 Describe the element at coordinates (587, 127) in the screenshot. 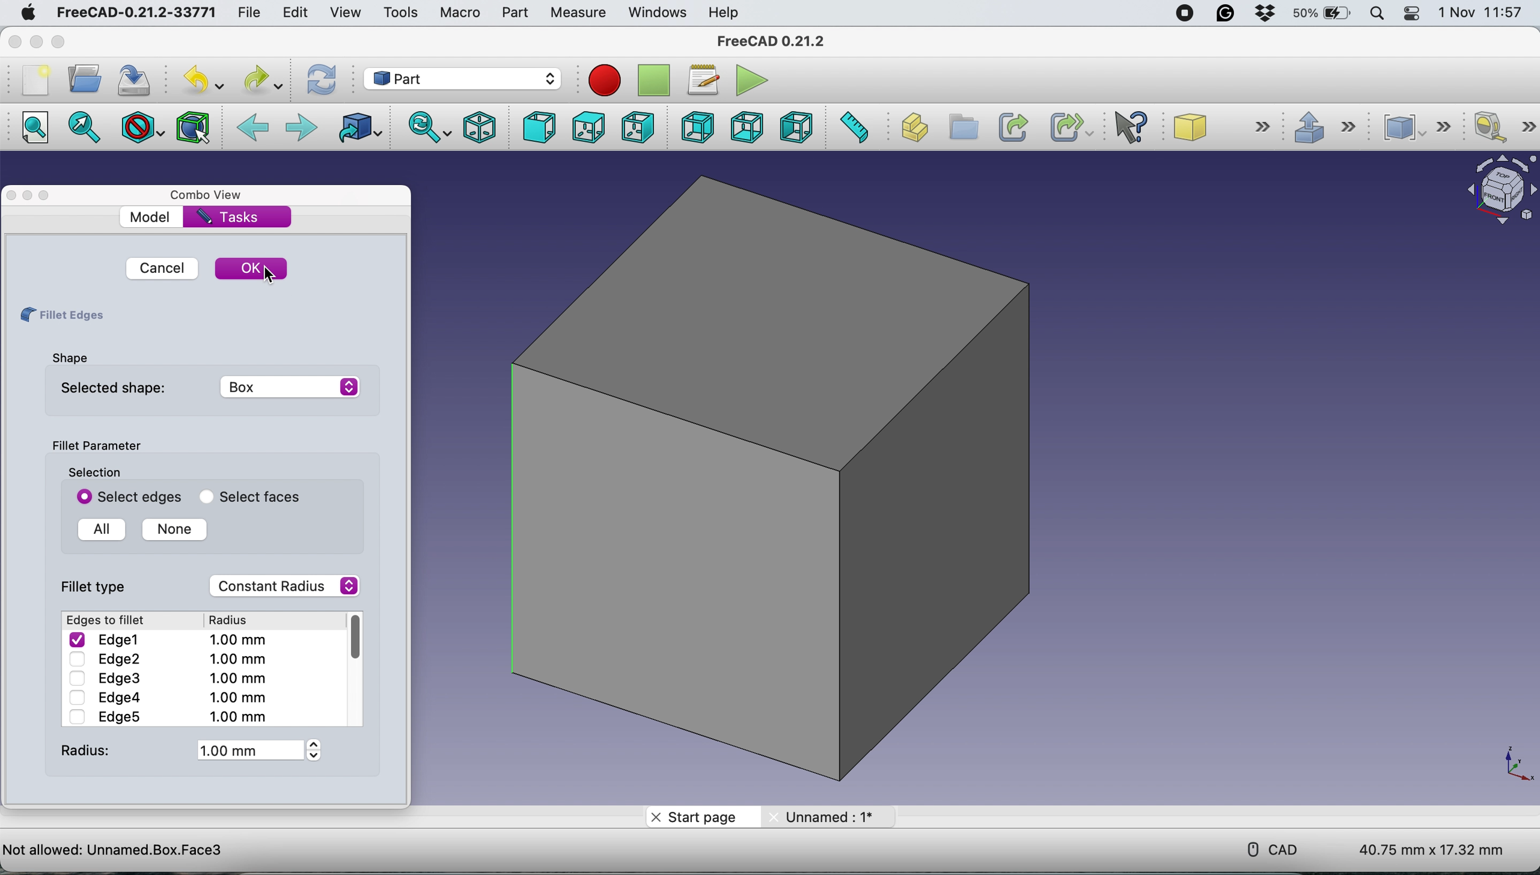

I see `top` at that location.